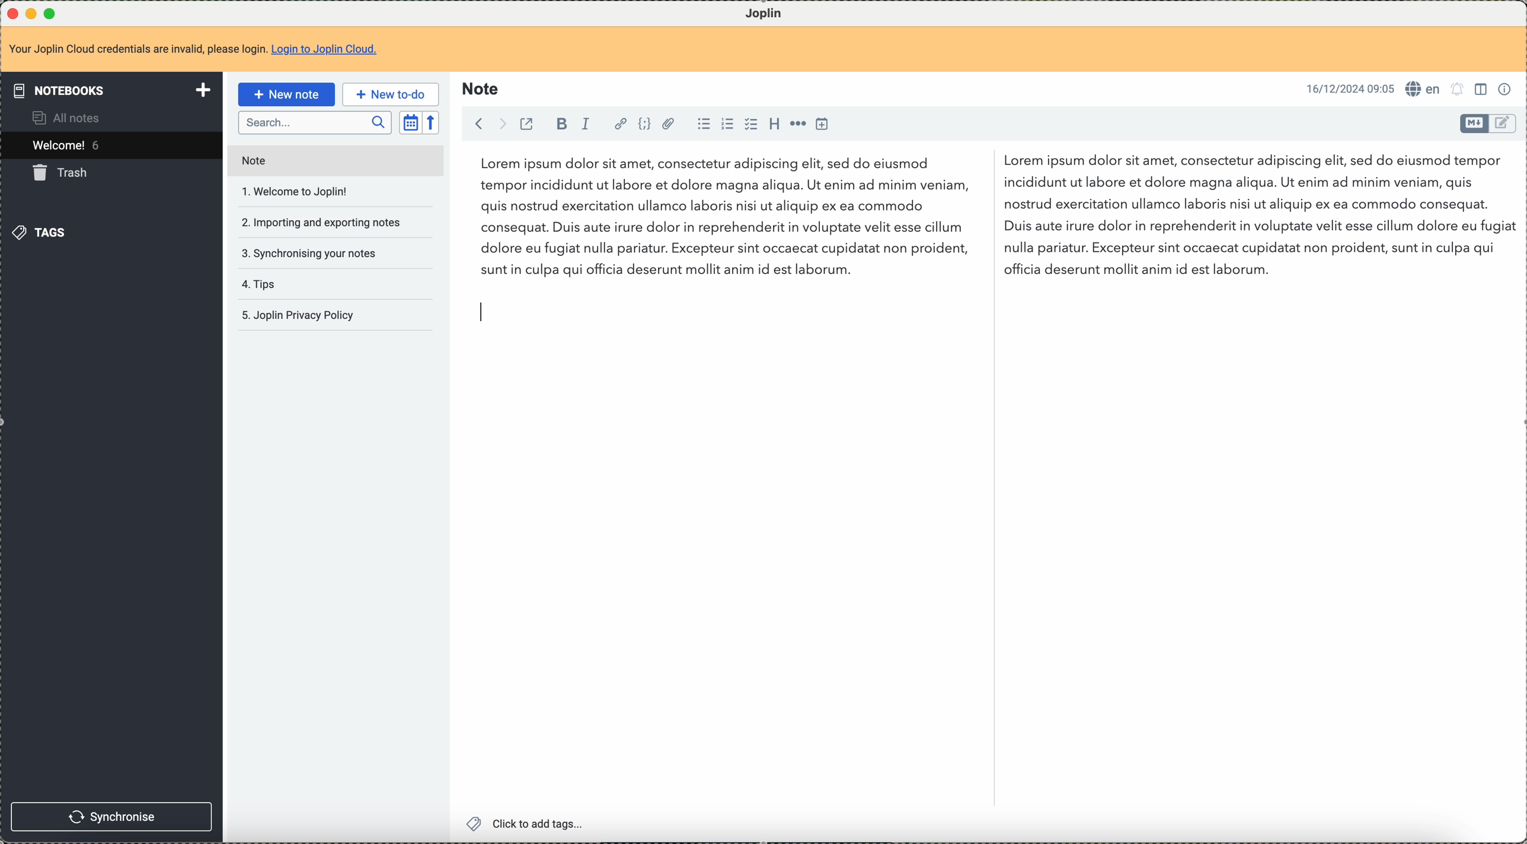 This screenshot has height=844, width=1527. What do you see at coordinates (800, 126) in the screenshot?
I see `horizontal rule` at bounding box center [800, 126].